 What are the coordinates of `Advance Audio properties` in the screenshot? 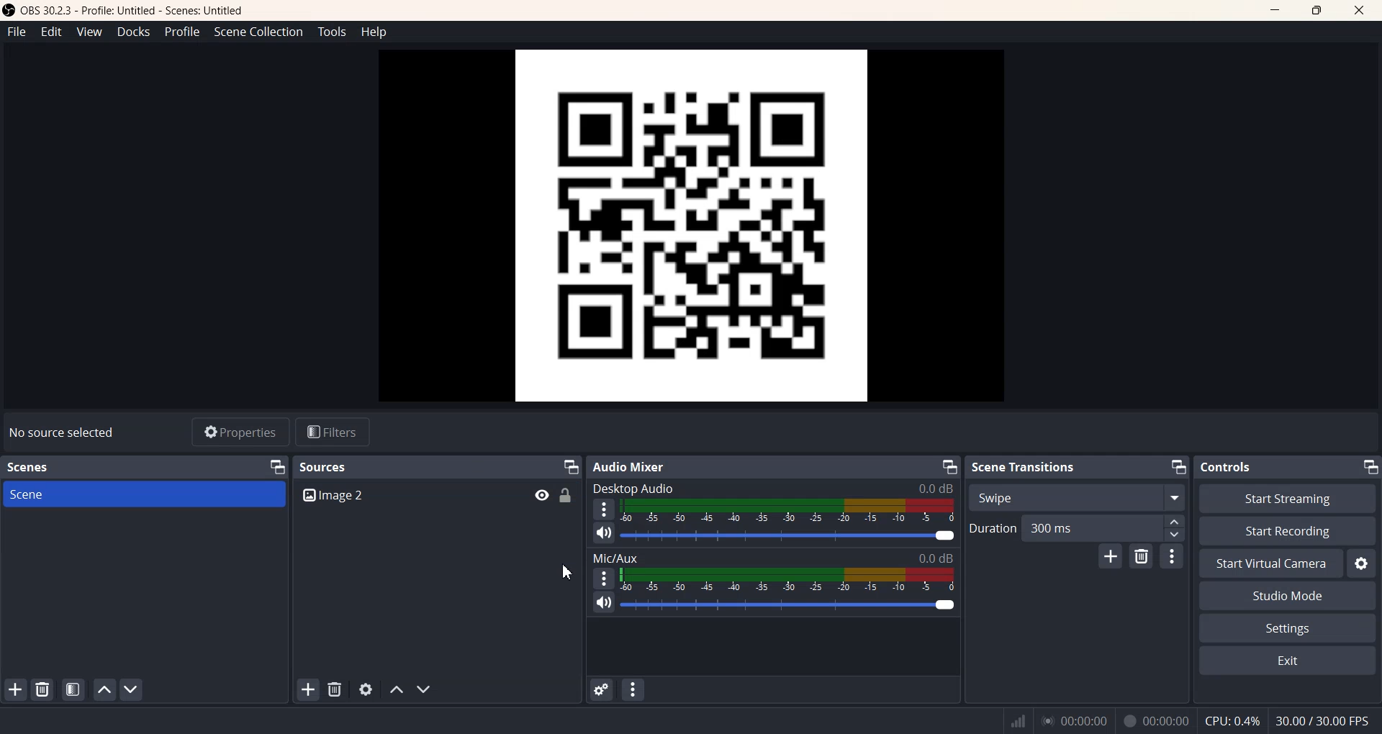 It's located at (601, 689).